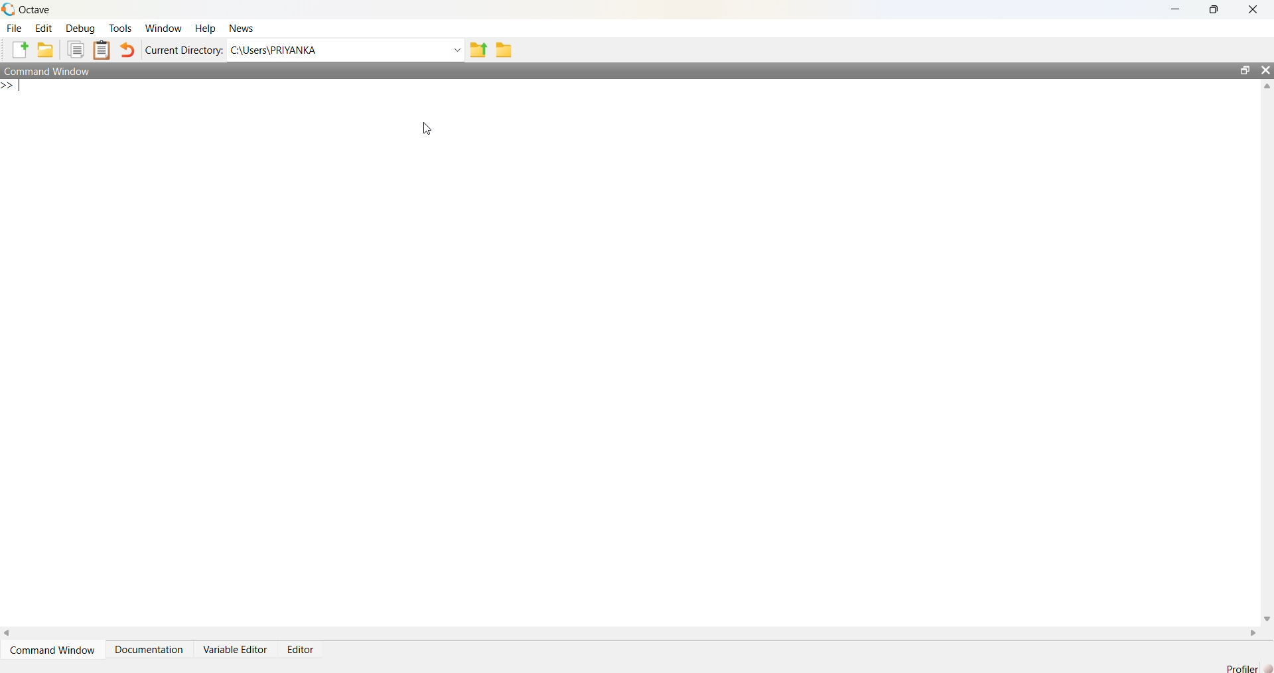  What do you see at coordinates (1266, 613) in the screenshot?
I see `Down` at bounding box center [1266, 613].